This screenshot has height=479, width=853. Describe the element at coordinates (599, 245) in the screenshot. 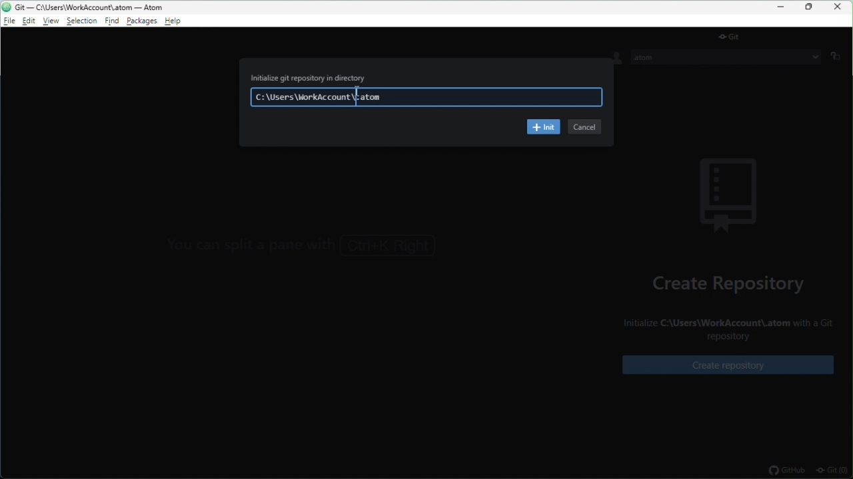

I see `>` at that location.